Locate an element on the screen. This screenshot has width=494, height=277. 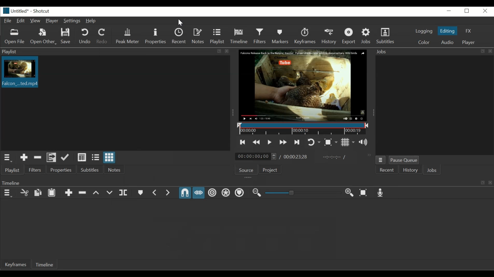
Play quickly backward is located at coordinates (257, 142).